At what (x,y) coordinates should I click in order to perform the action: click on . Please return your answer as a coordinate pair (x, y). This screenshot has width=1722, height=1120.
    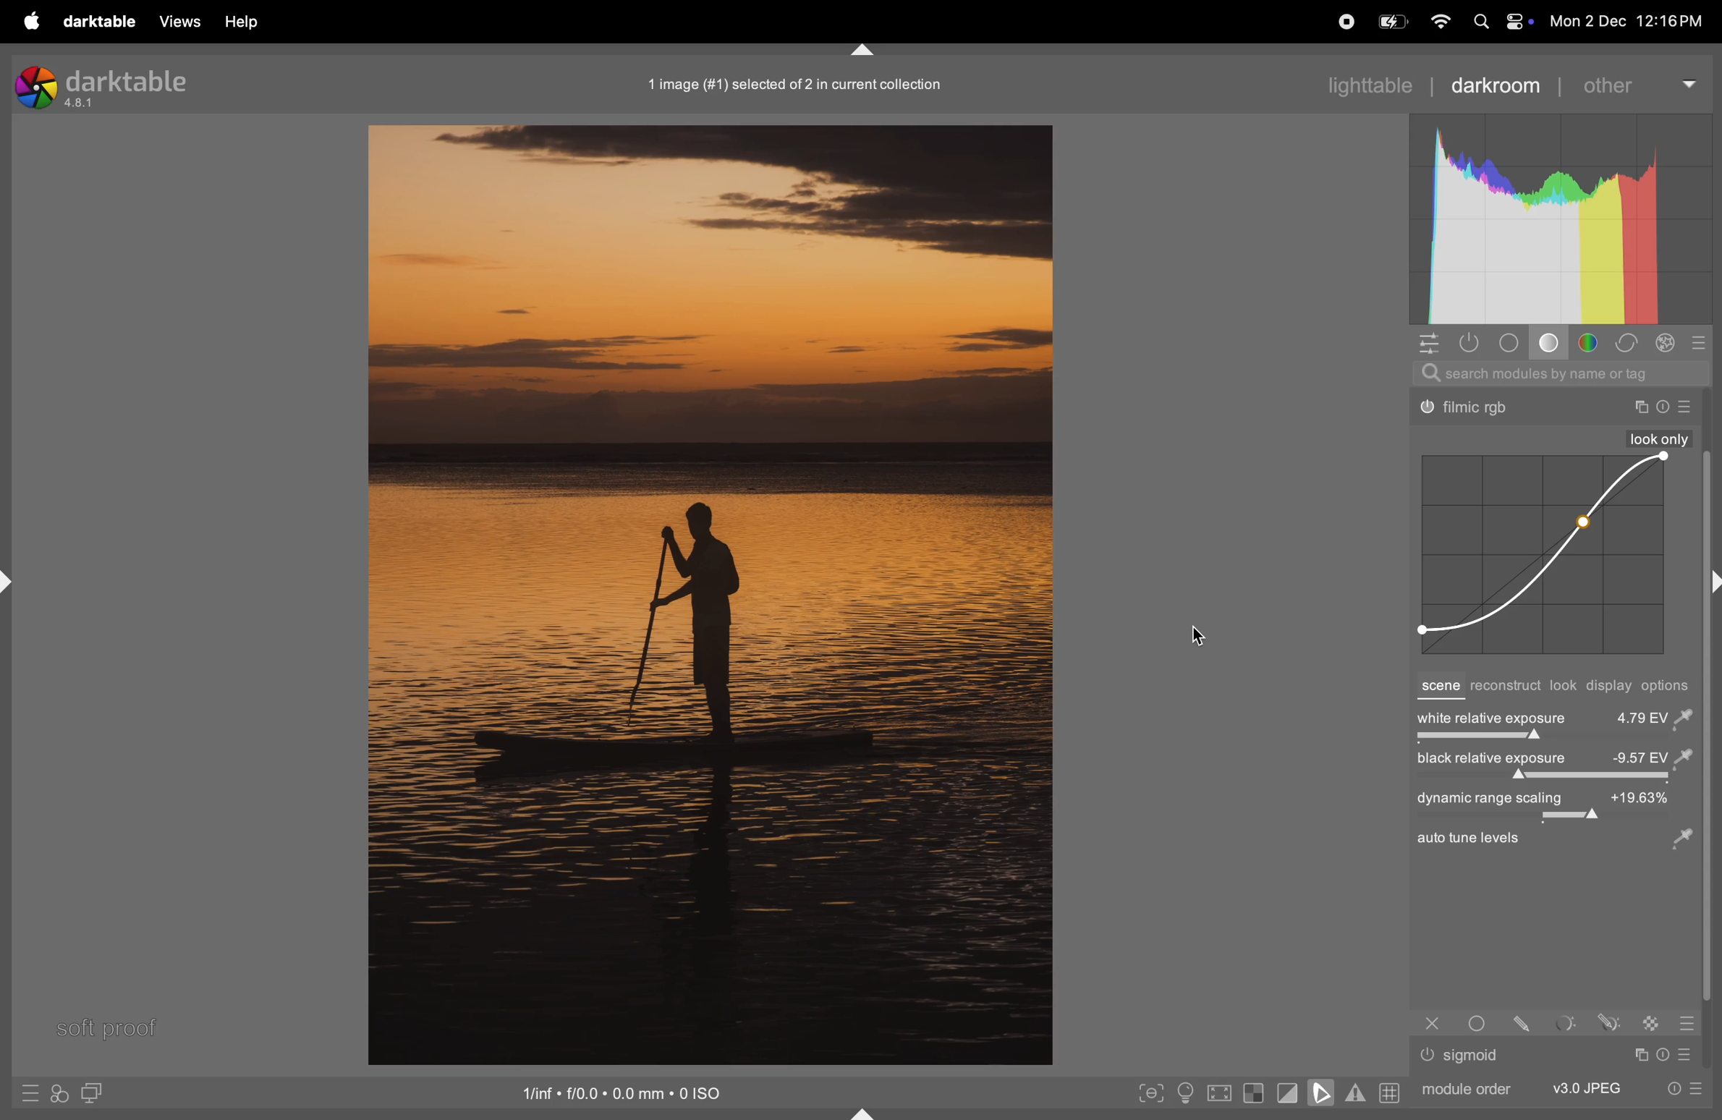
    Looking at the image, I should click on (1666, 1054).